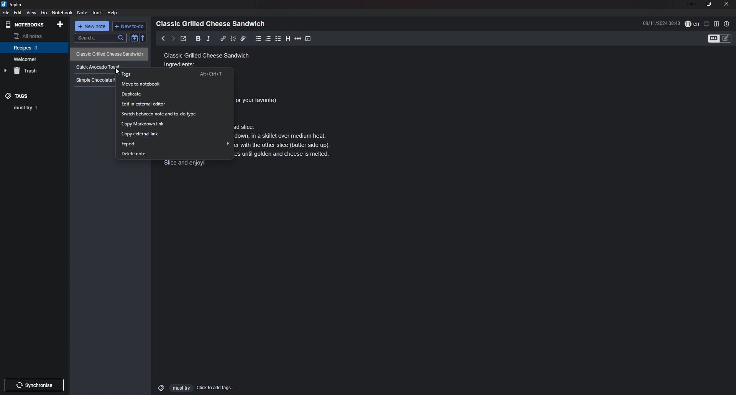  I want to click on horizontal rule, so click(298, 38).